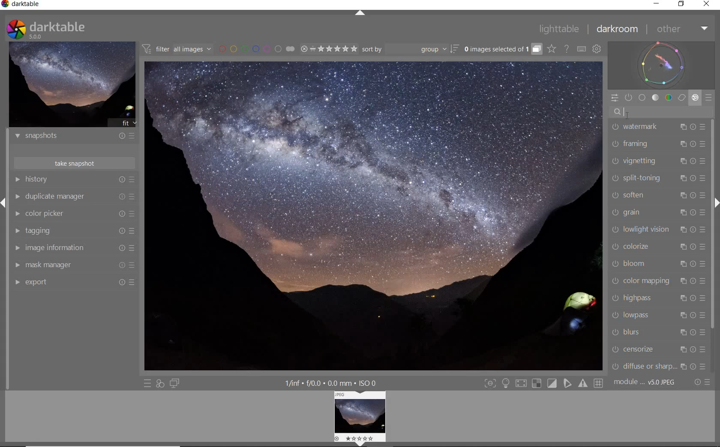 This screenshot has width=720, height=447. I want to click on SCROLLBAR, so click(713, 226).